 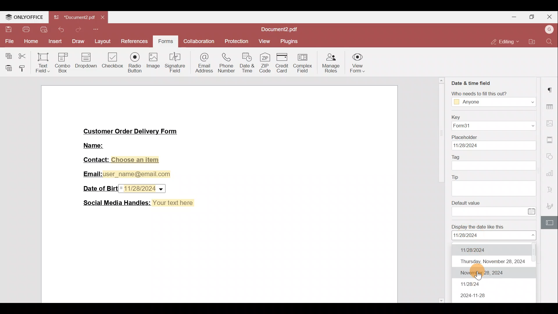 What do you see at coordinates (494, 235) in the screenshot?
I see `date format` at bounding box center [494, 235].